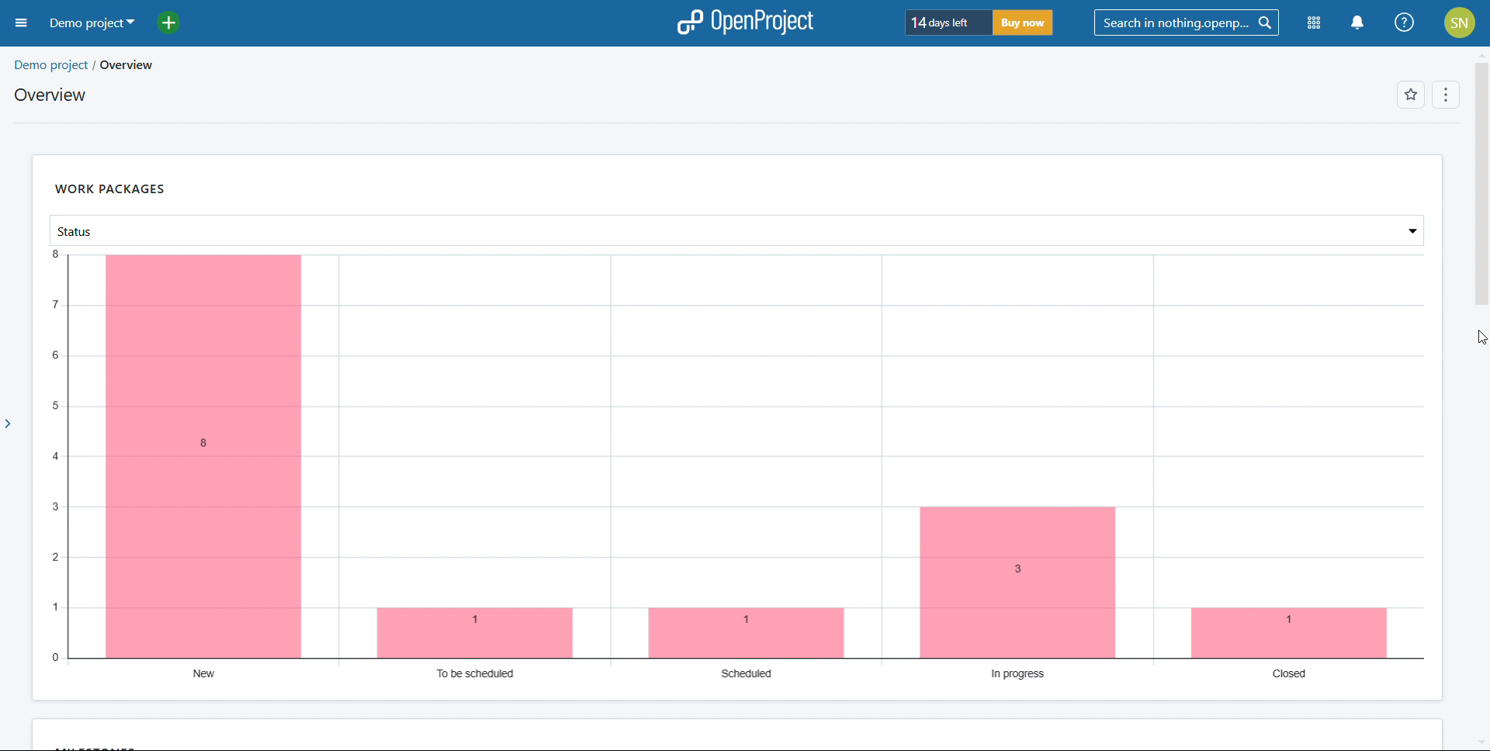 This screenshot has width=1490, height=751. What do you see at coordinates (1447, 94) in the screenshot?
I see `opyions` at bounding box center [1447, 94].